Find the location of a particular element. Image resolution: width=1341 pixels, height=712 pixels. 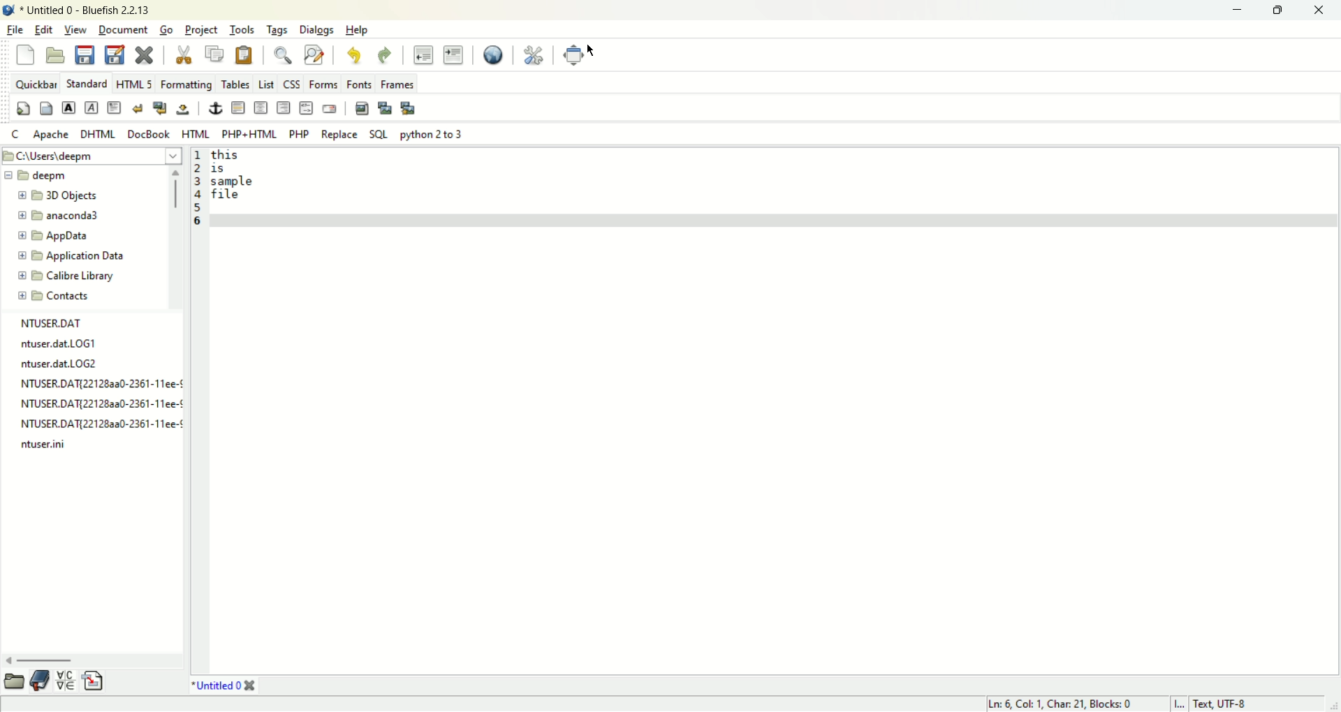

title is located at coordinates (86, 10).